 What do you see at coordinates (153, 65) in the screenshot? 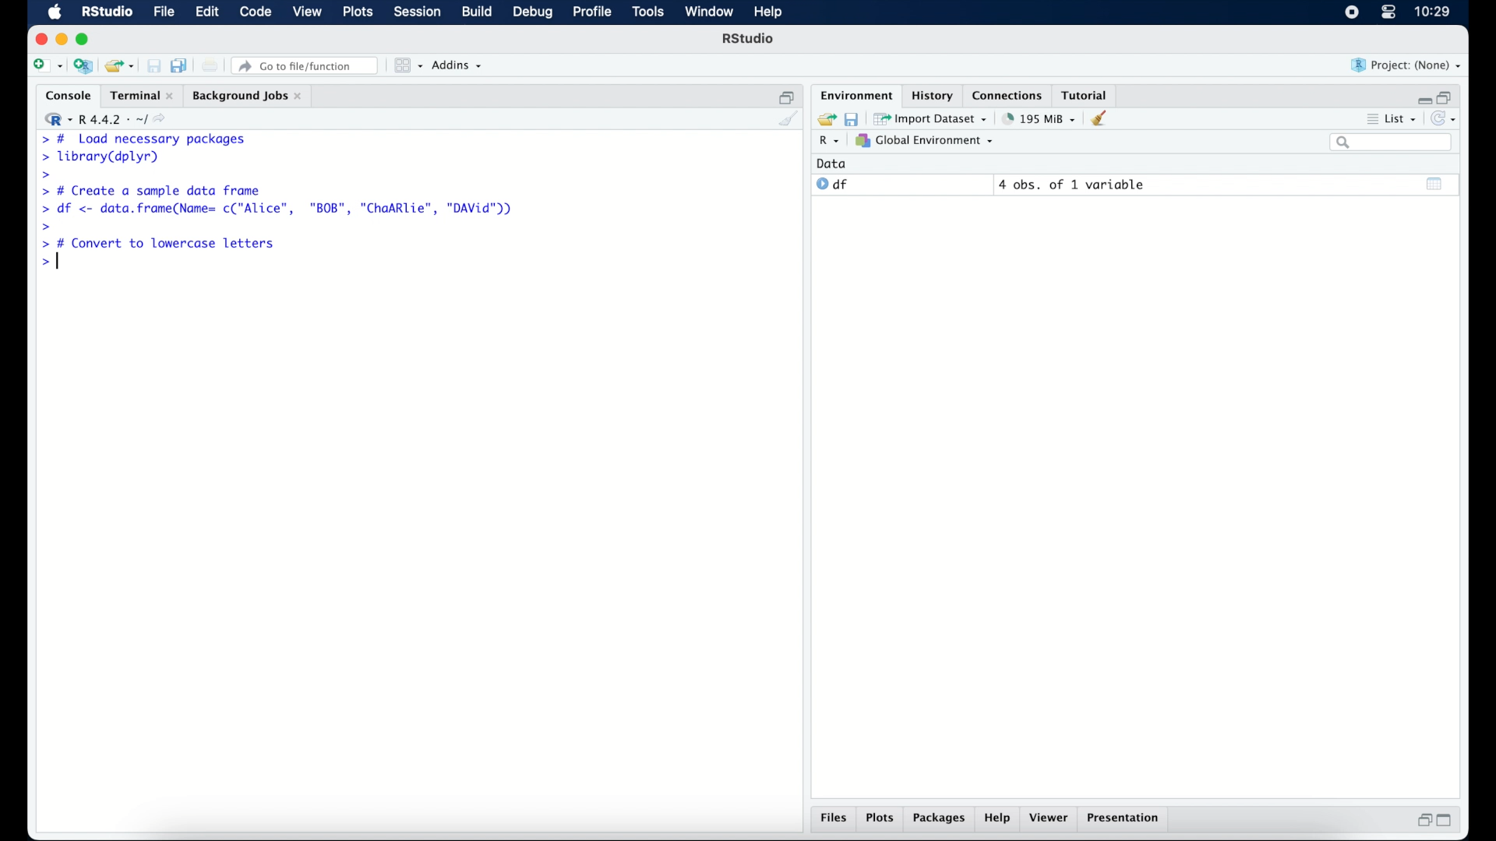
I see `save` at bounding box center [153, 65].